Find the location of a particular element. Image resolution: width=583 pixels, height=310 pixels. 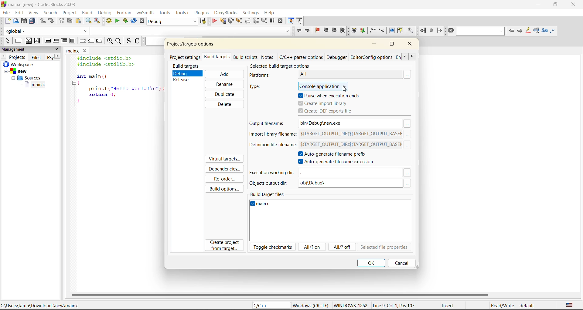

autogenerate filename extension is located at coordinates (335, 163).